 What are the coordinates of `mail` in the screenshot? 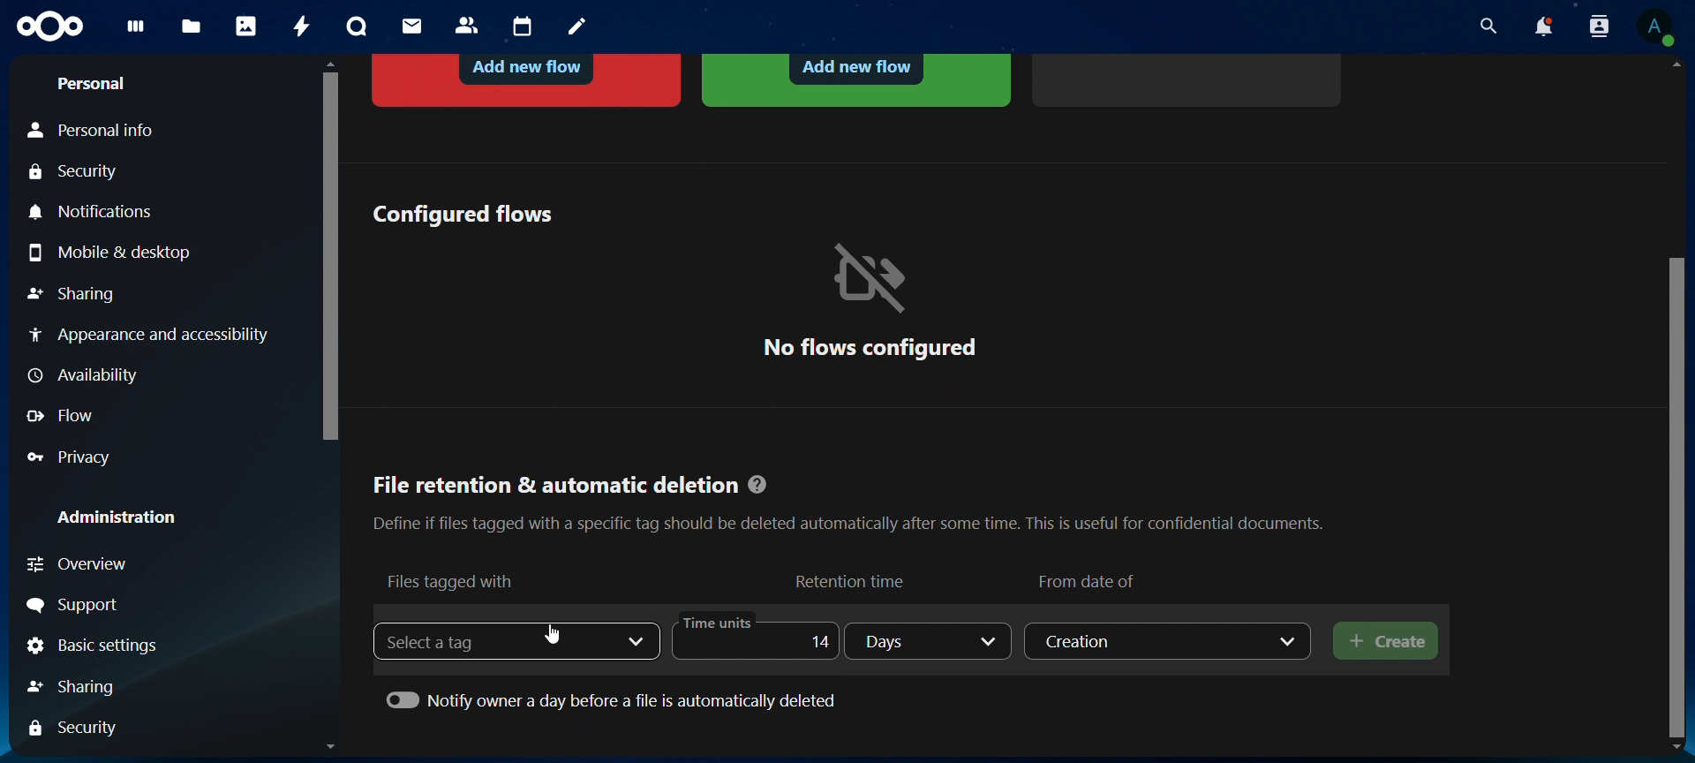 It's located at (414, 26).